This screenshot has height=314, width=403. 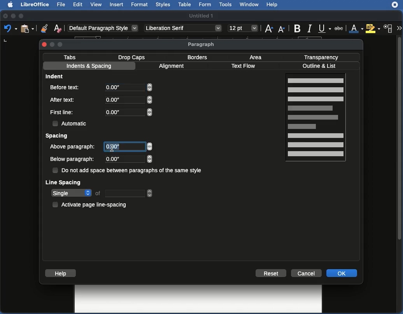 I want to click on Alignment, so click(x=173, y=67).